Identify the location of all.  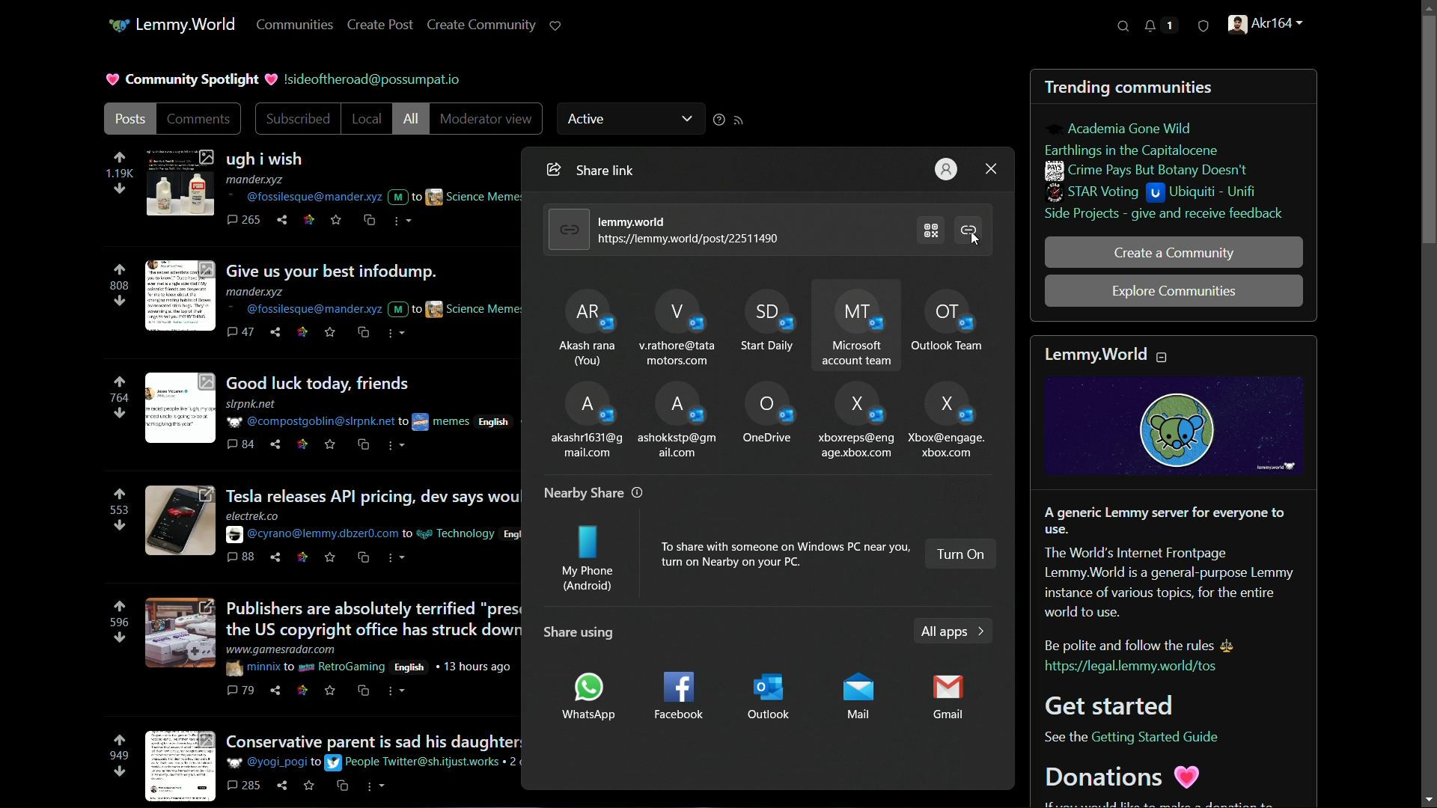
(411, 120).